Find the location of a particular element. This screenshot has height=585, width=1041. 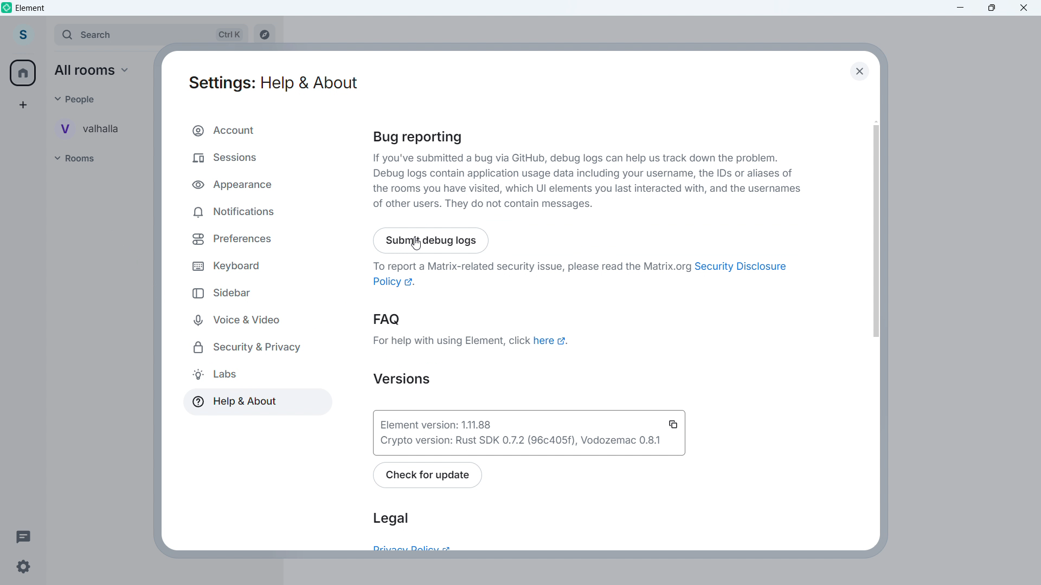

Element version: 1.11.88 is located at coordinates (484, 423).